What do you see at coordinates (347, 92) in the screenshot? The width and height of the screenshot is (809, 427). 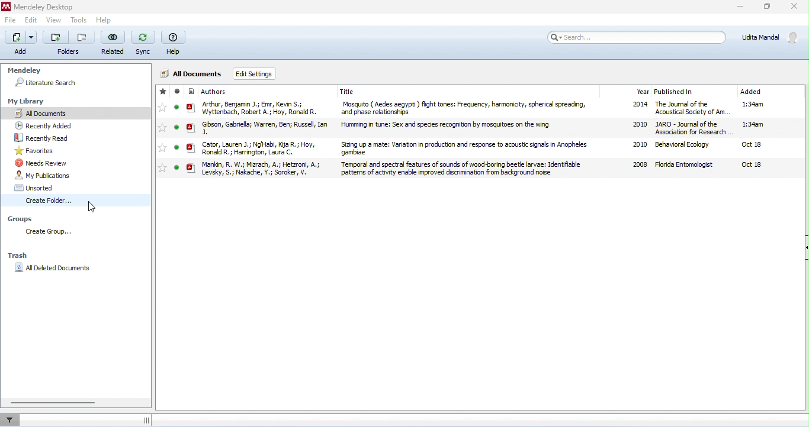 I see `title` at bounding box center [347, 92].